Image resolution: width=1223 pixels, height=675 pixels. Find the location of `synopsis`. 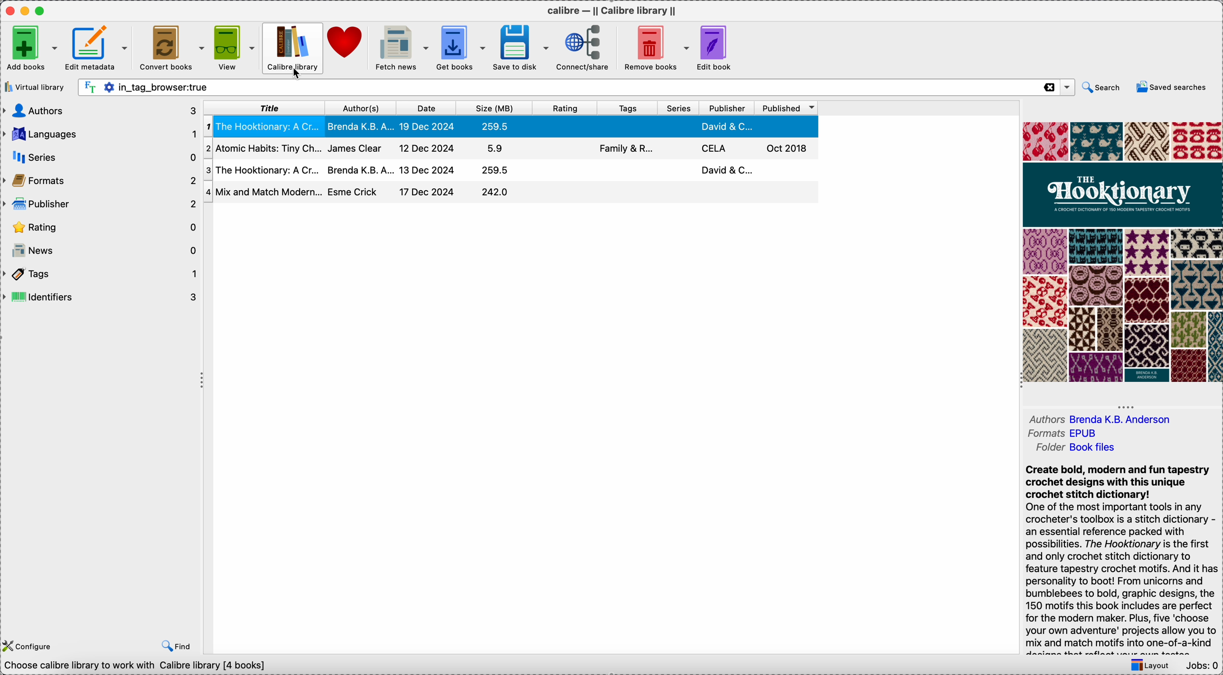

synopsis is located at coordinates (1123, 560).